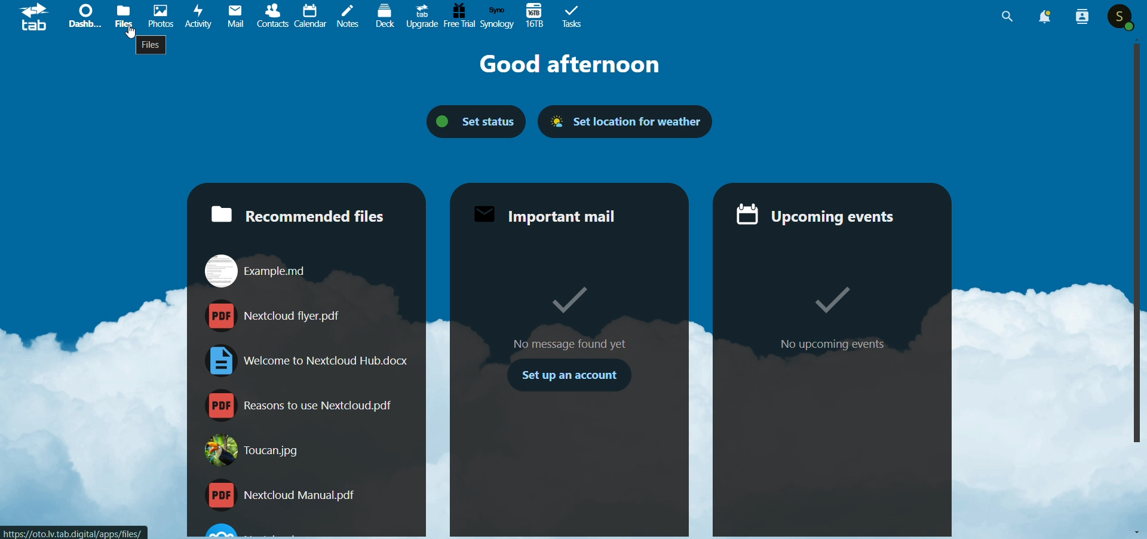 This screenshot has width=1147, height=539. I want to click on set status, so click(467, 121).